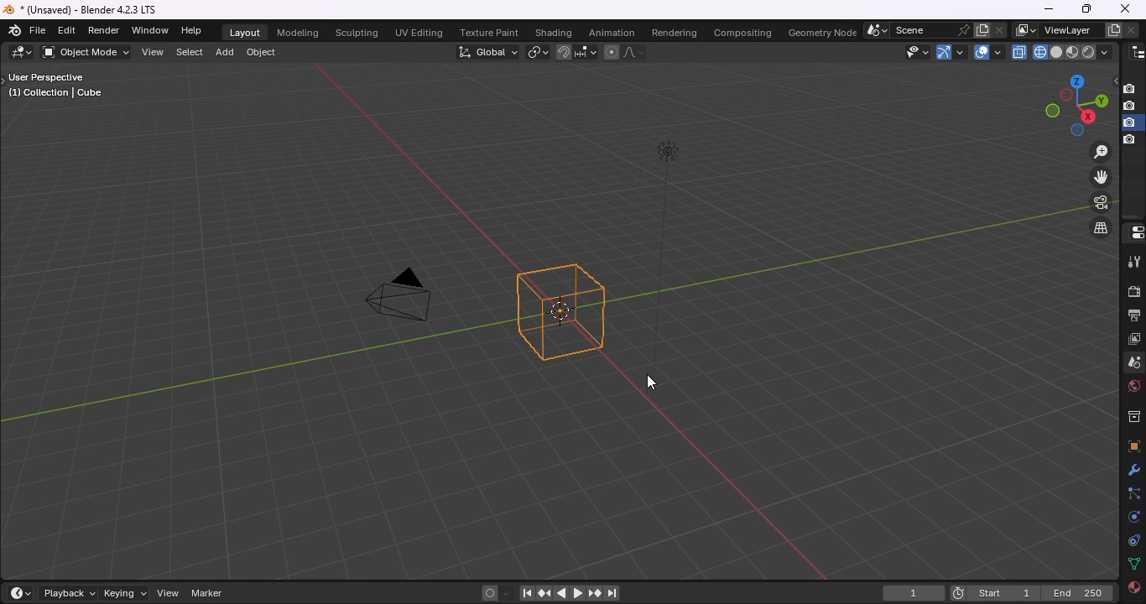  I want to click on material preview display, so click(1074, 52).